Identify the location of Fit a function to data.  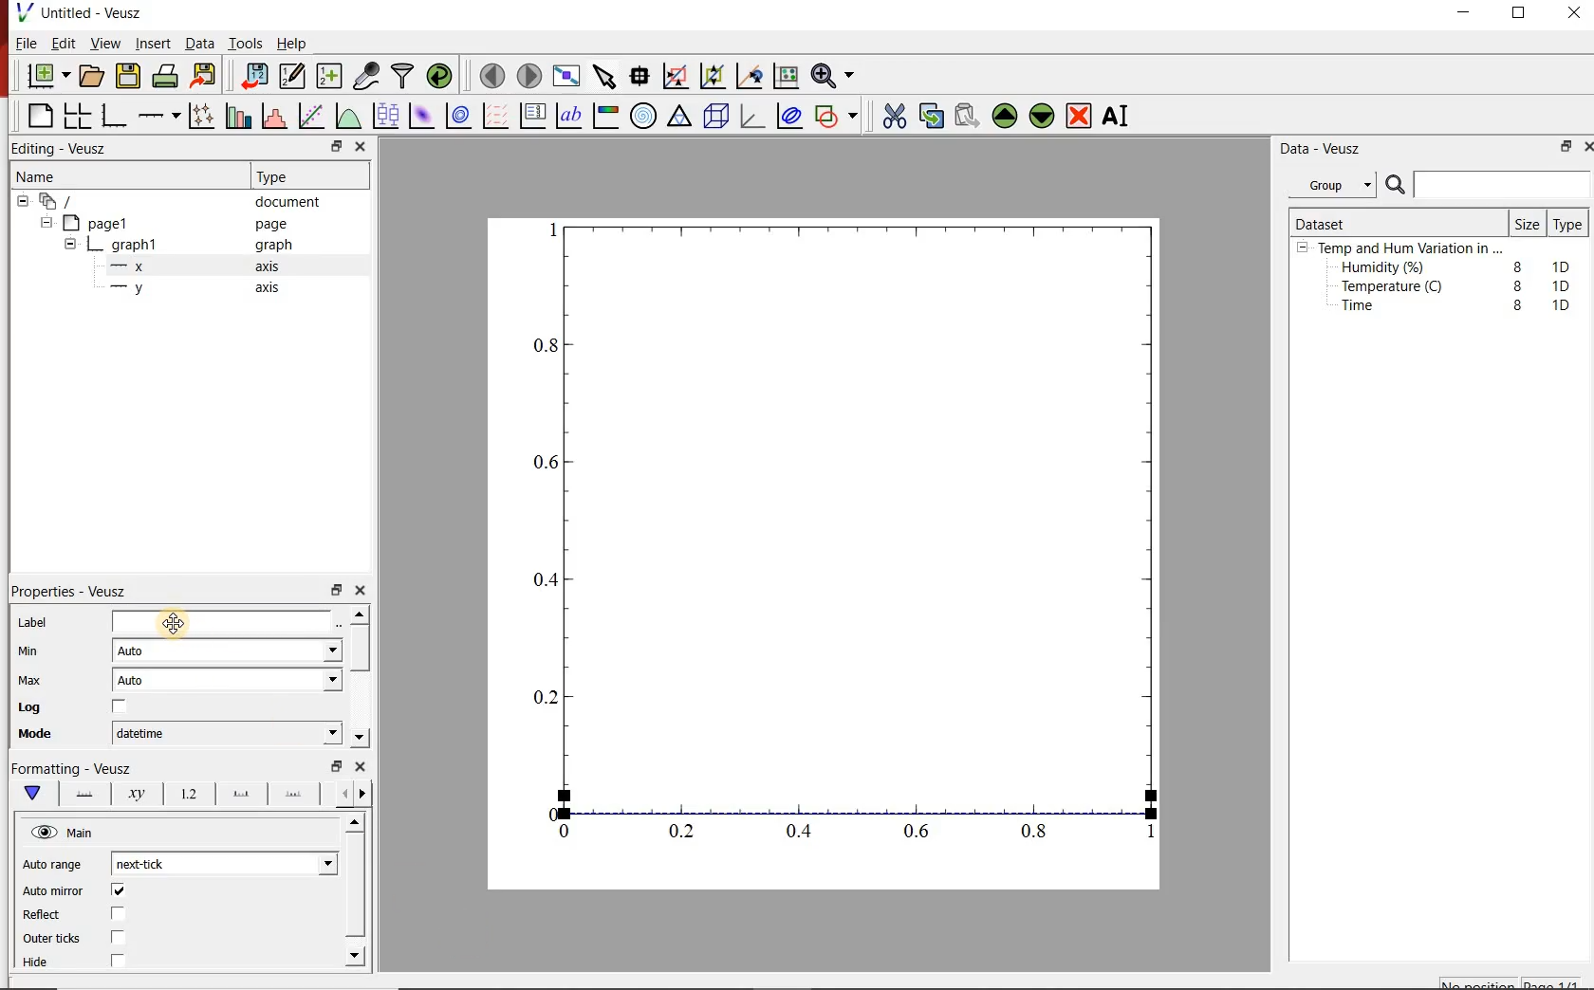
(312, 115).